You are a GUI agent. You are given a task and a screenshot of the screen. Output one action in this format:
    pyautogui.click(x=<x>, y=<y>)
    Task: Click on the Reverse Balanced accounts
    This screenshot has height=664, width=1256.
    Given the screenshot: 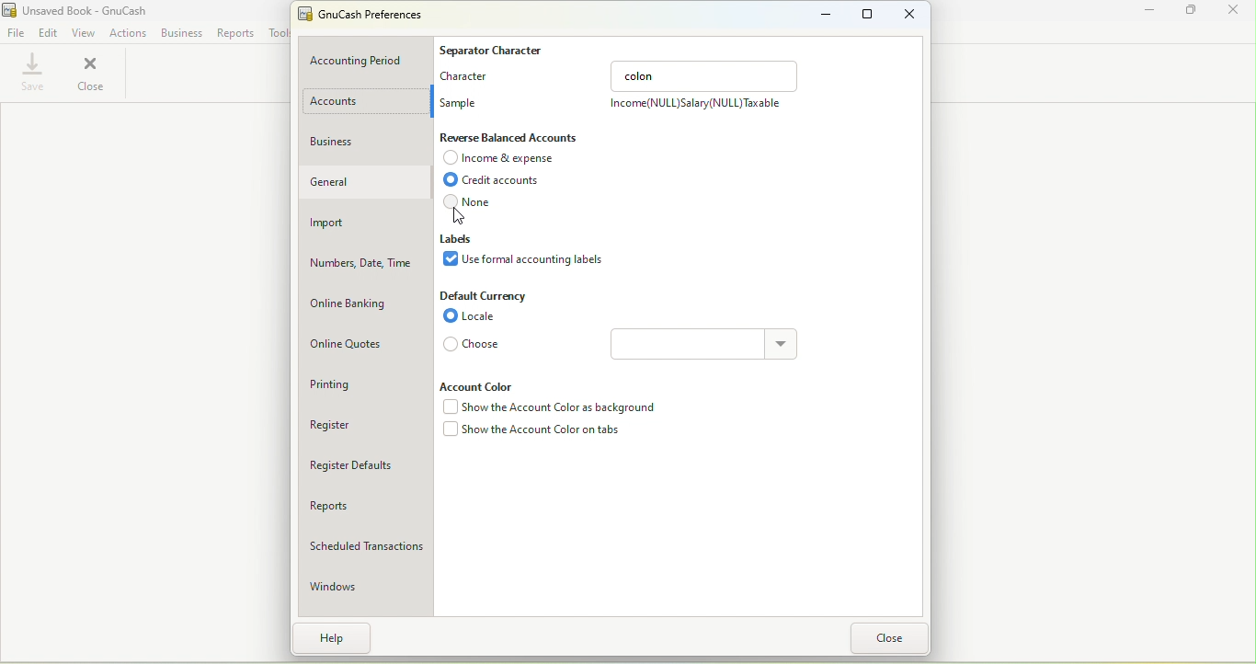 What is the action you would take?
    pyautogui.click(x=524, y=137)
    